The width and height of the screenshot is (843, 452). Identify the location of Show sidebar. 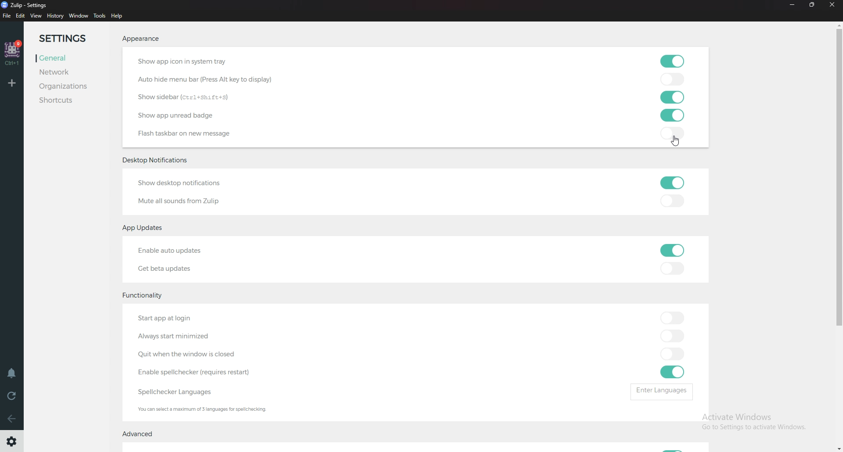
(188, 97).